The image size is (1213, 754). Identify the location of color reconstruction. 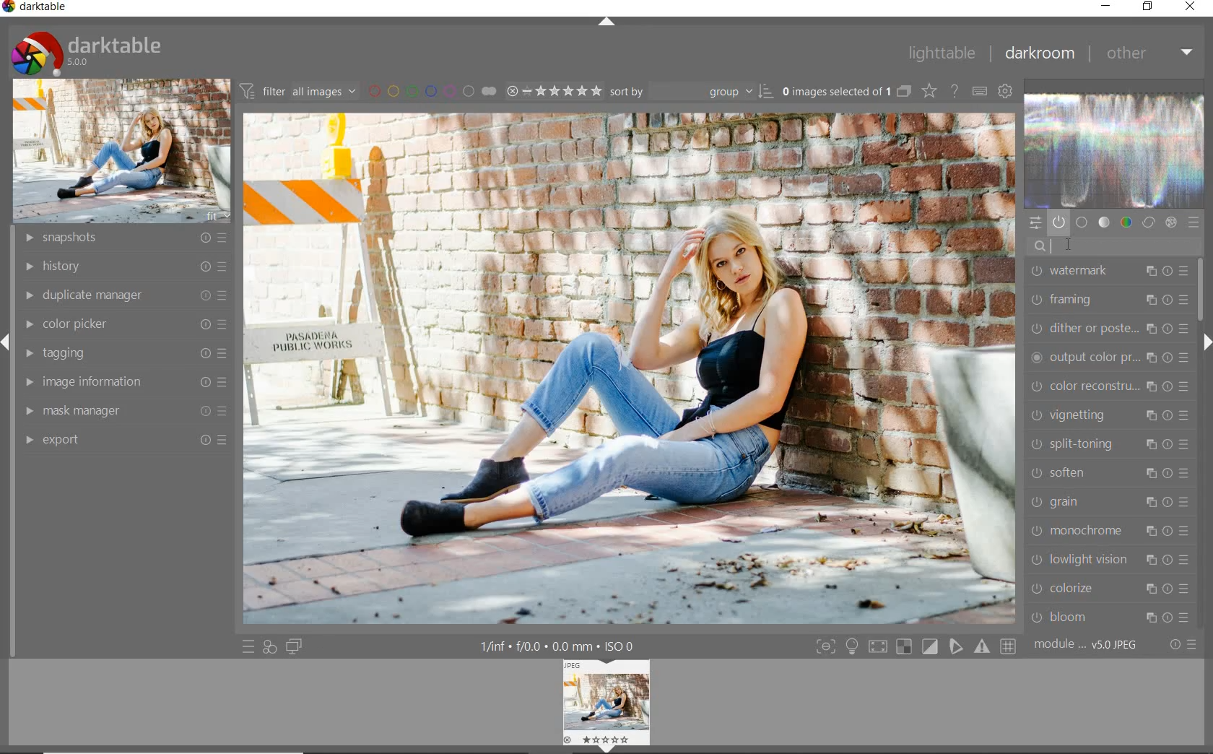
(1107, 388).